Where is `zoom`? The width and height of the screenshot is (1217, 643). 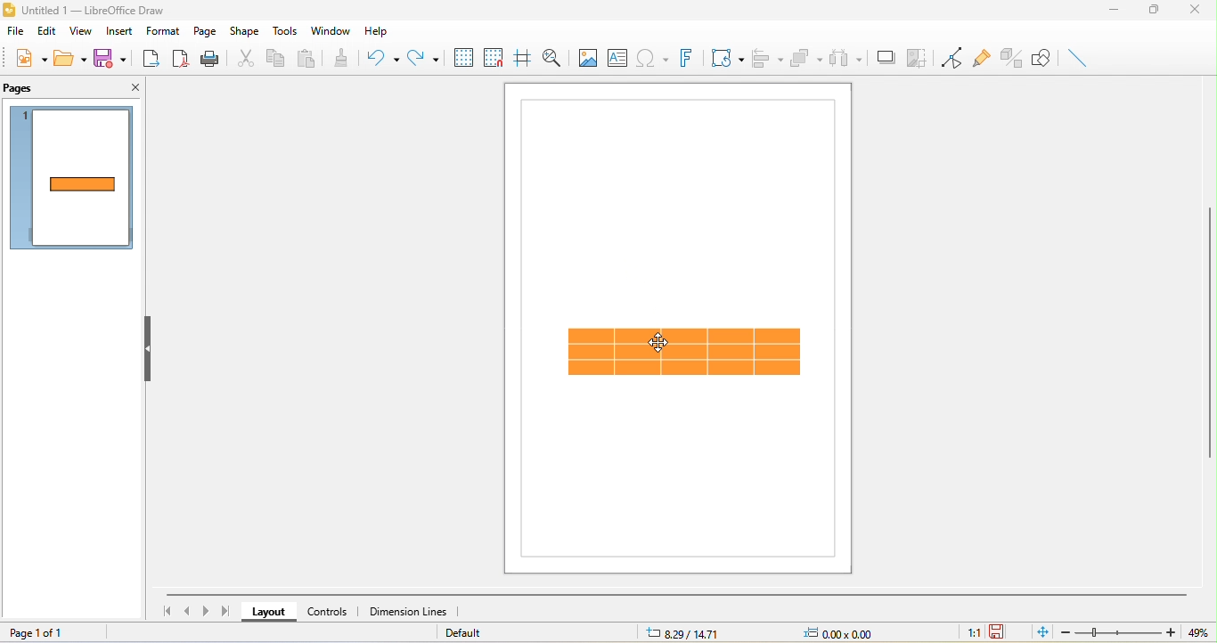 zoom is located at coordinates (1119, 633).